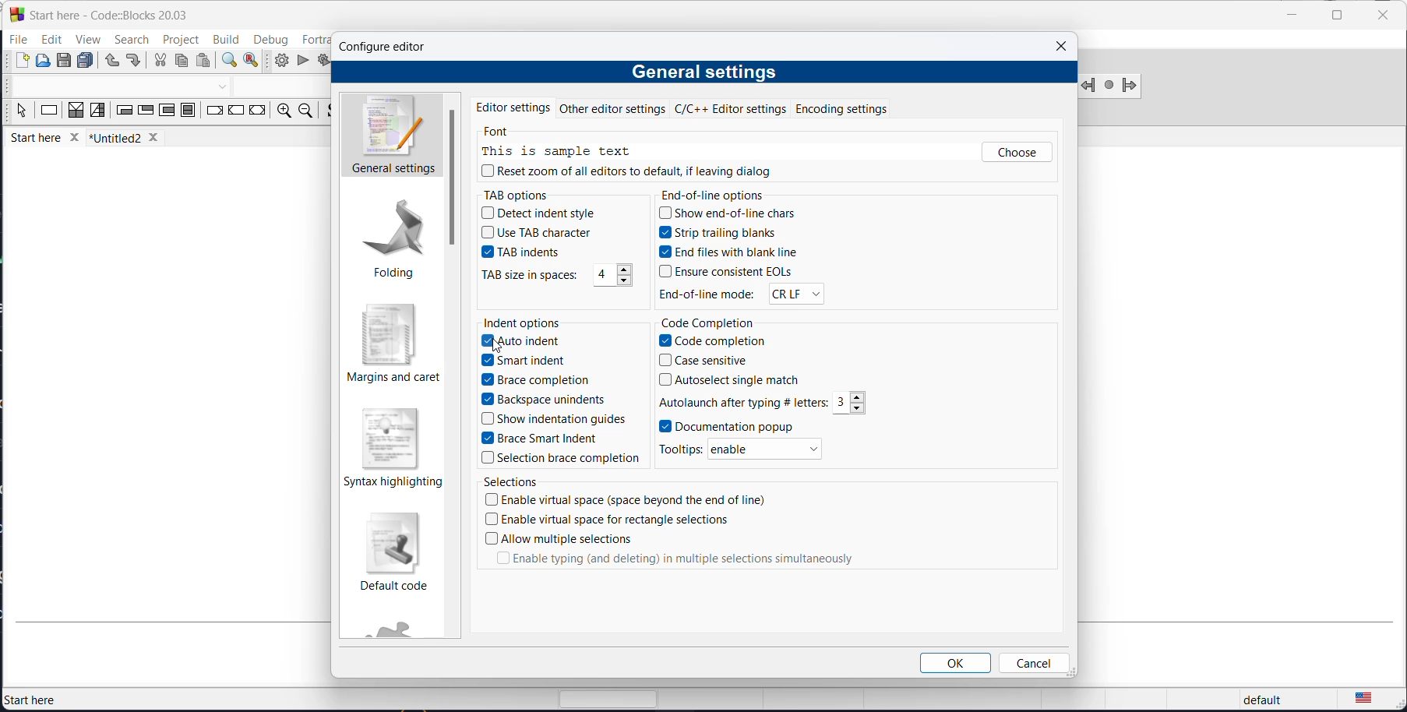 This screenshot has height=712, width=1407. I want to click on general settings, so click(390, 136).